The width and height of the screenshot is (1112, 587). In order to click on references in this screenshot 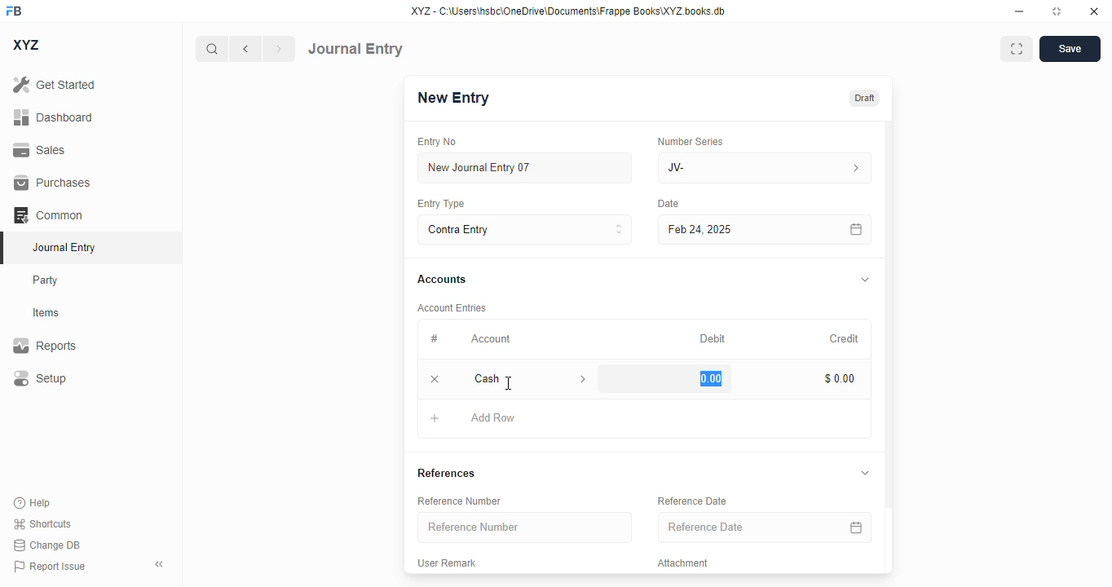, I will do `click(447, 473)`.